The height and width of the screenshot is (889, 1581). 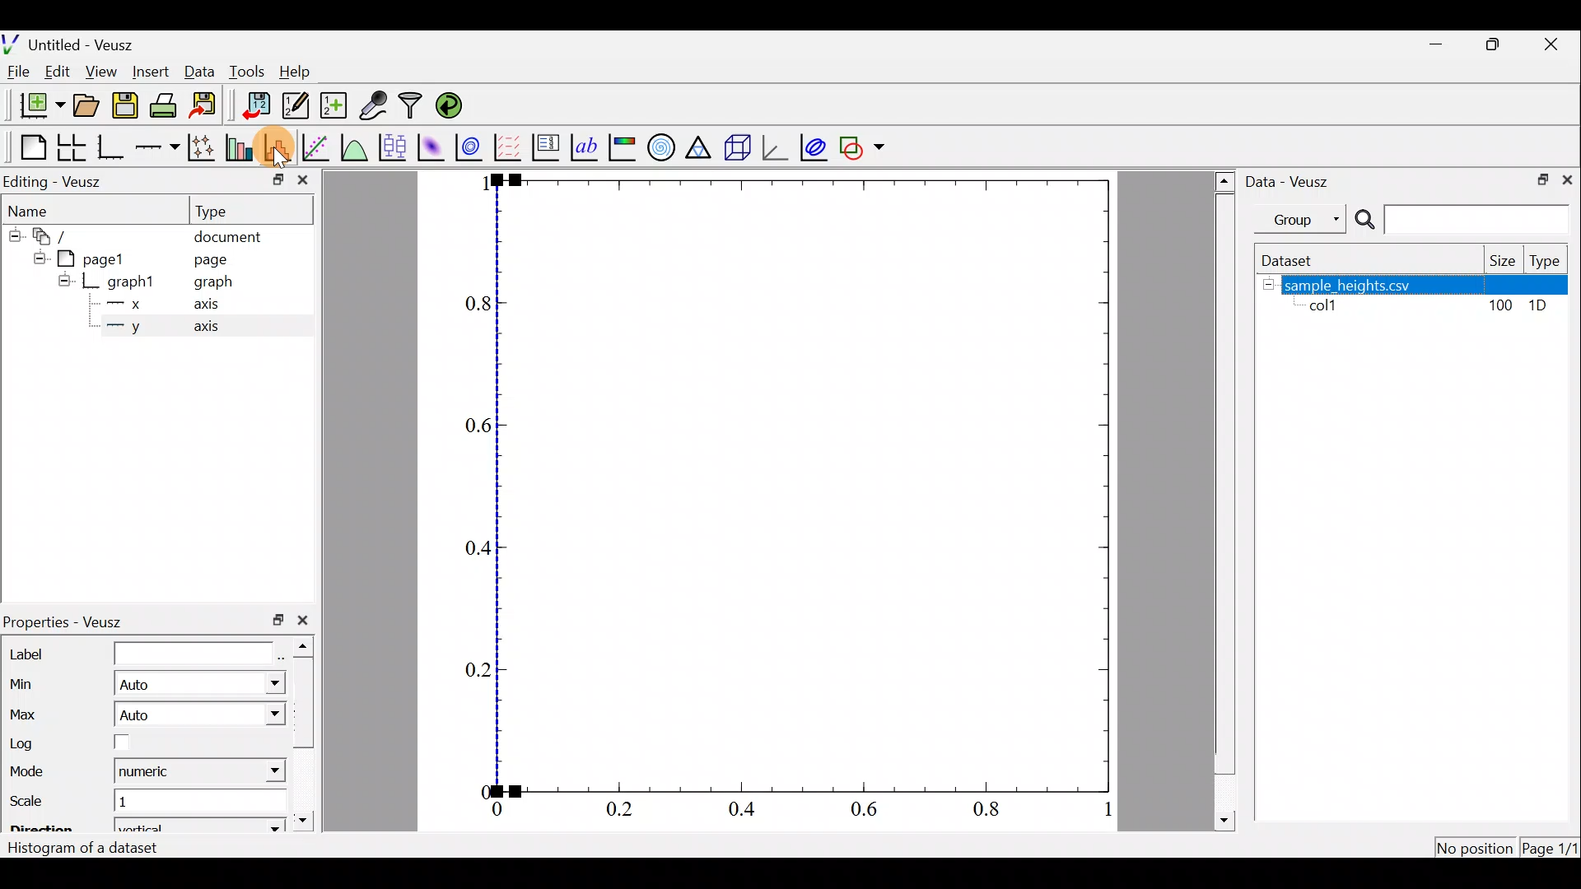 What do you see at coordinates (456, 105) in the screenshot?
I see `reload linked datasets` at bounding box center [456, 105].